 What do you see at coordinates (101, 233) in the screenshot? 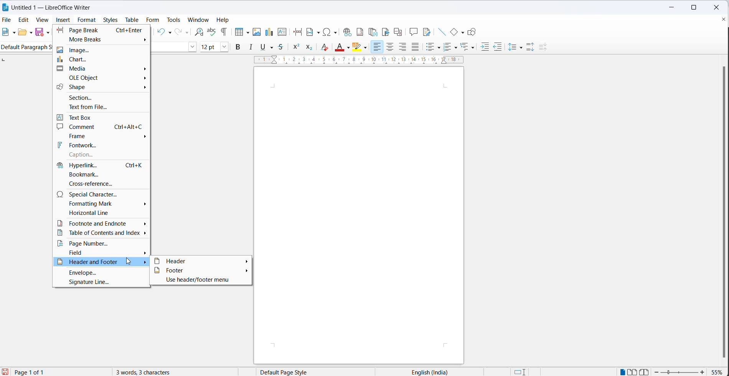
I see `table of contents and index` at bounding box center [101, 233].